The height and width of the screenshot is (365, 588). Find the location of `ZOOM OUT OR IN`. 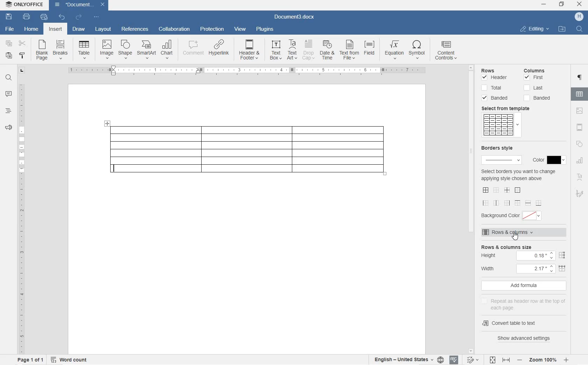

ZOOM OUT OR IN is located at coordinates (542, 360).